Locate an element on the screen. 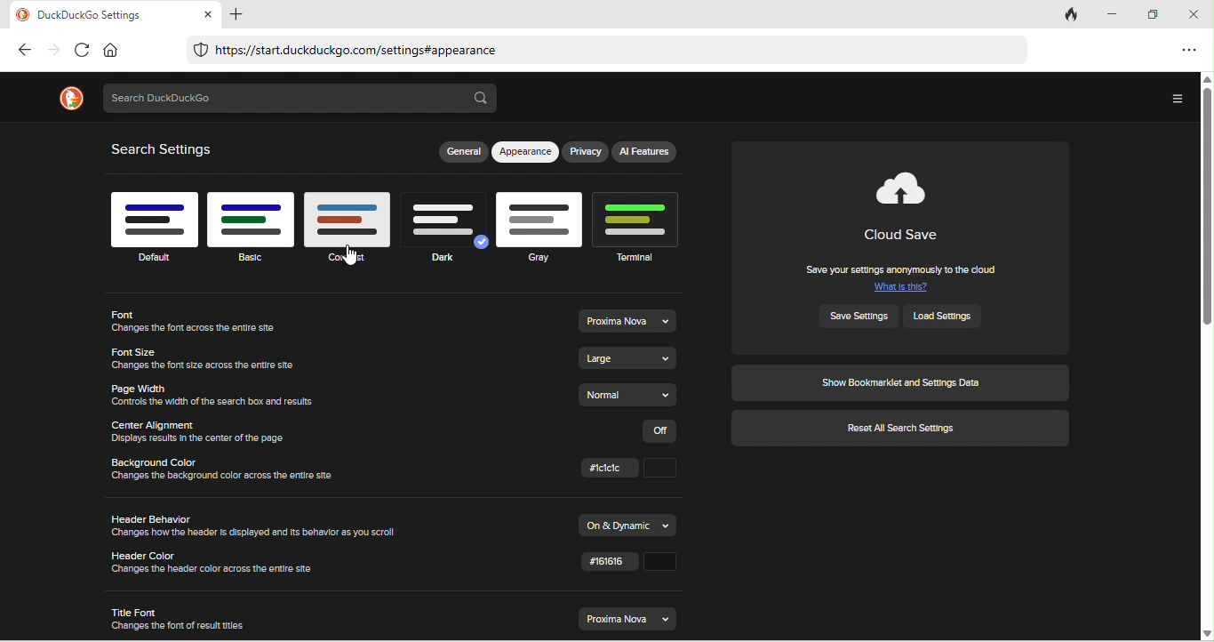 The width and height of the screenshot is (1214, 642). general is located at coordinates (462, 153).